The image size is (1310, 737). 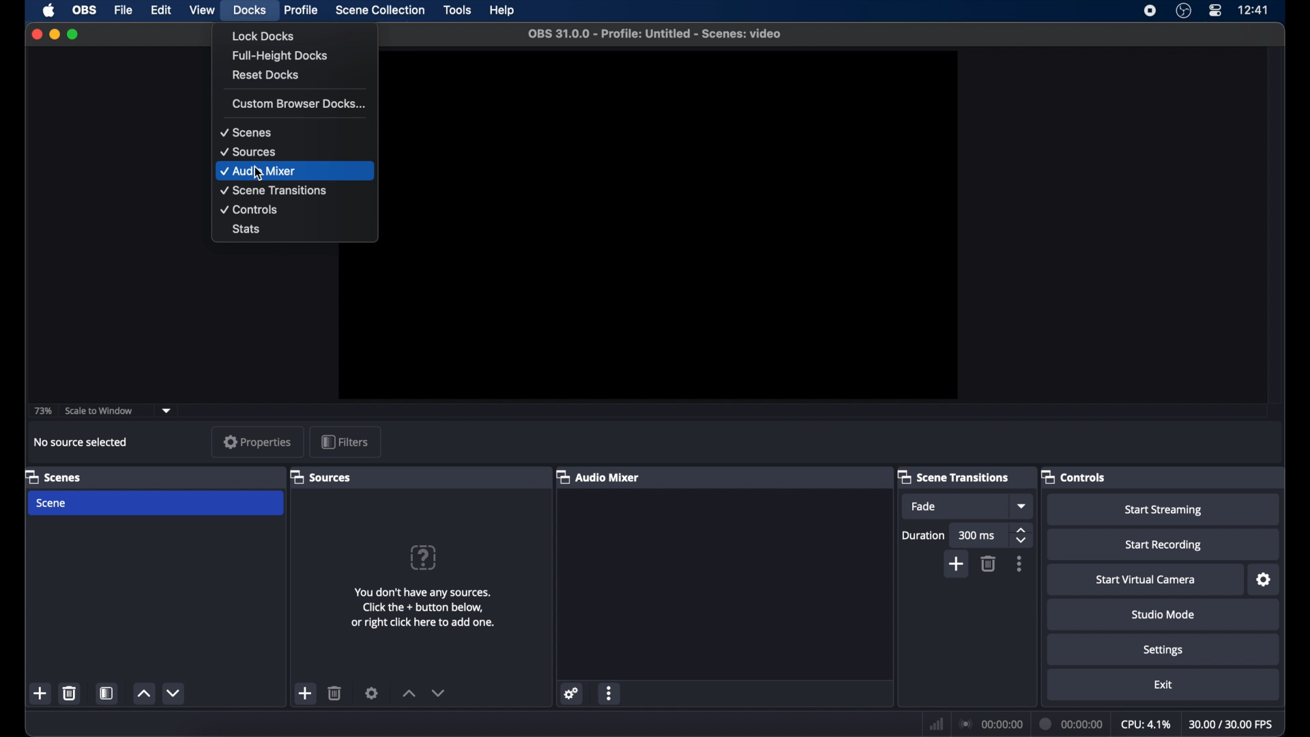 What do you see at coordinates (85, 9) in the screenshot?
I see `obs` at bounding box center [85, 9].